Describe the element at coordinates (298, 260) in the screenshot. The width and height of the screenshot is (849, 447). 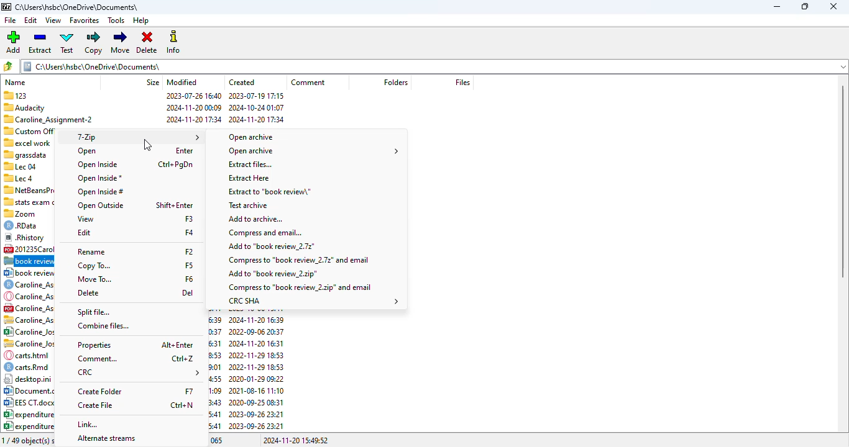
I see `compress to .7z file and email` at that location.